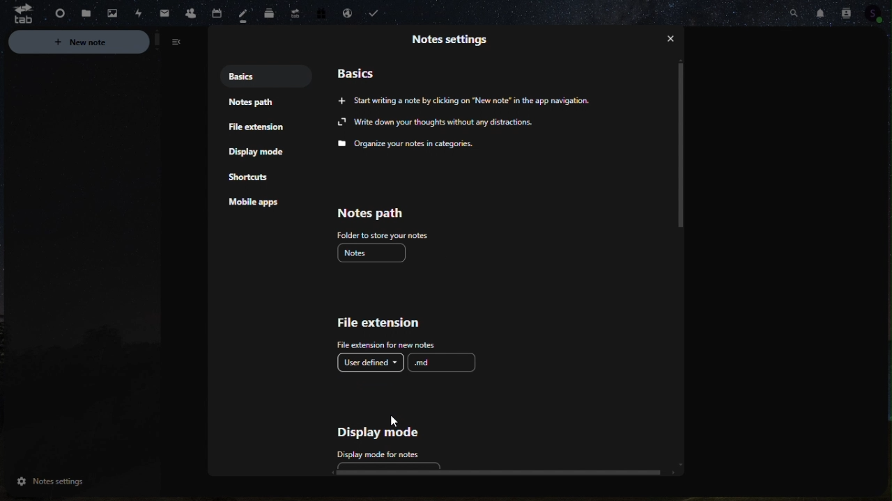  What do you see at coordinates (443, 134) in the screenshot?
I see `Text` at bounding box center [443, 134].